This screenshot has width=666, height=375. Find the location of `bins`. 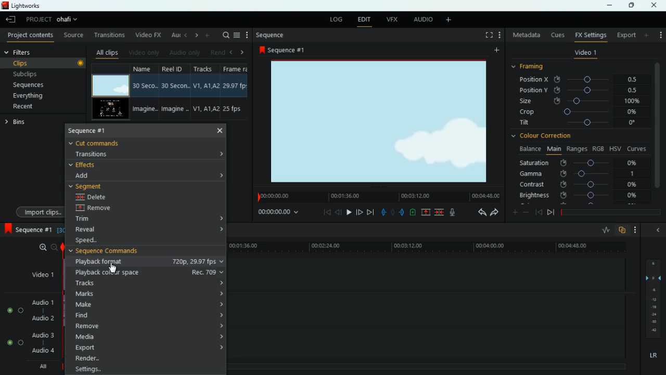

bins is located at coordinates (19, 123).